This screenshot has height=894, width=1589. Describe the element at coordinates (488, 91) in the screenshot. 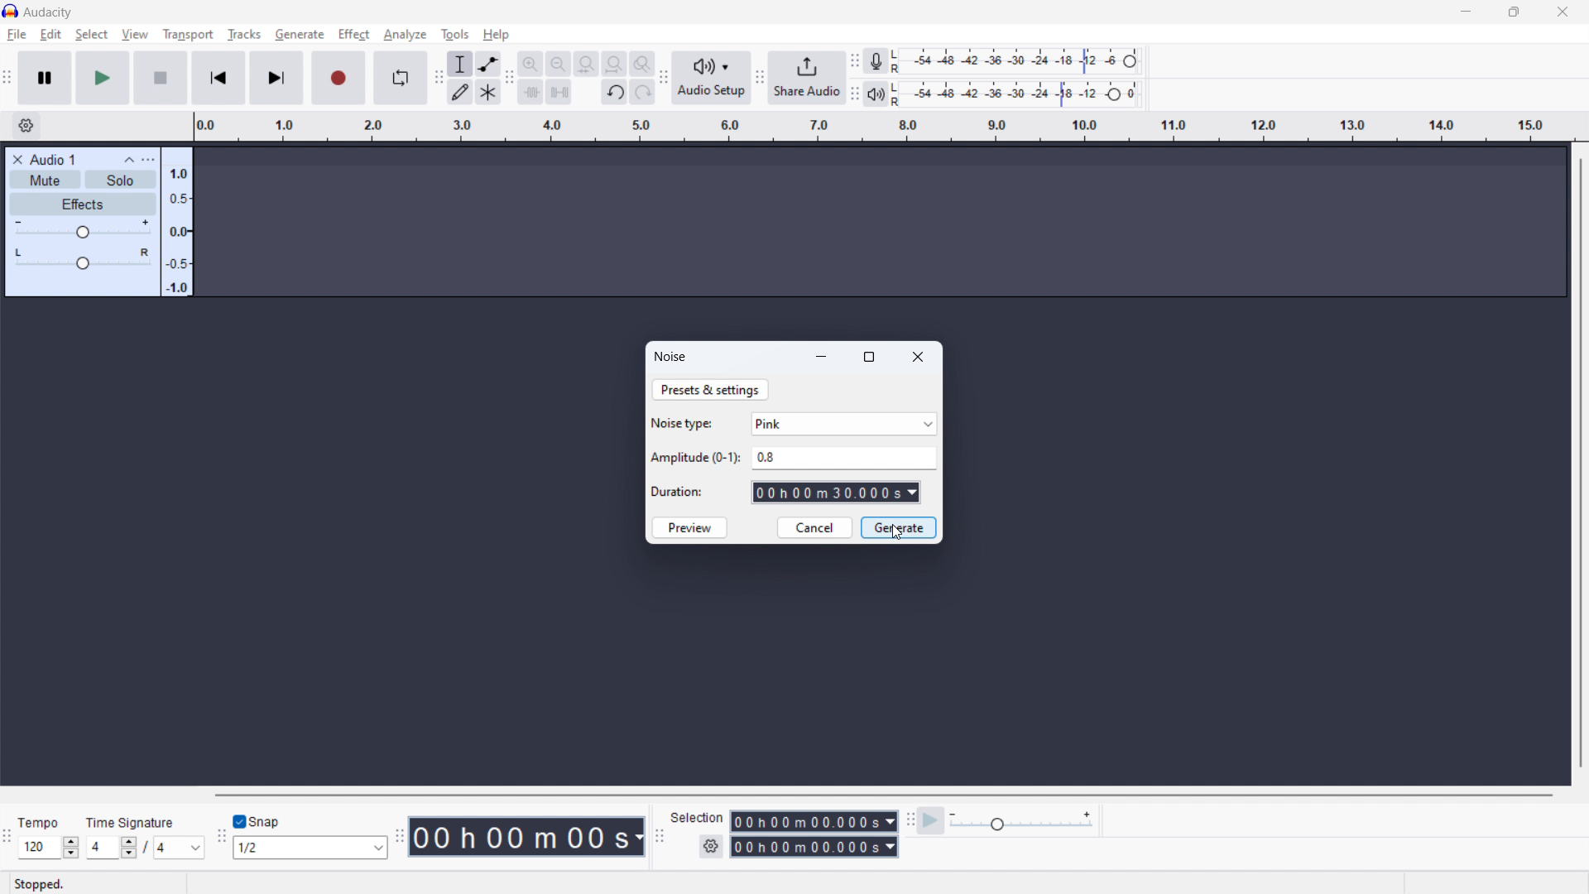

I see `multi tool` at that location.